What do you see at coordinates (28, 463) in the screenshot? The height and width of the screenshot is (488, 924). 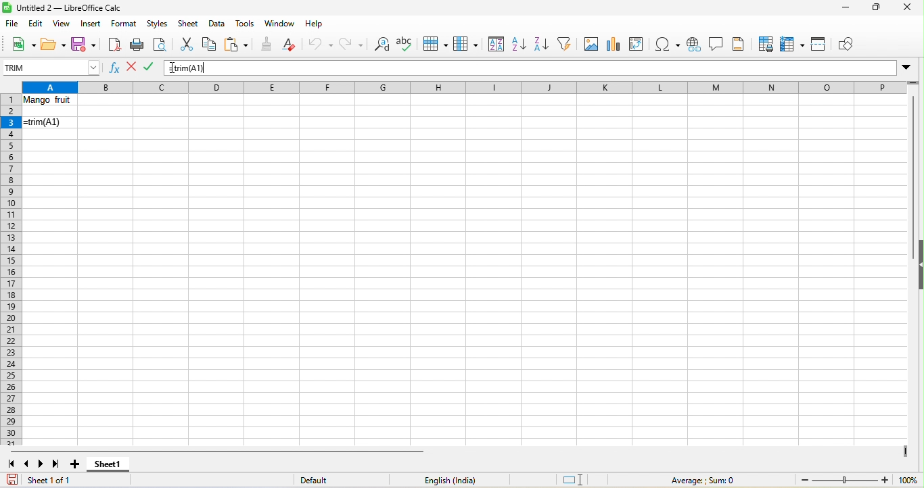 I see `scroll to previous sheet` at bounding box center [28, 463].